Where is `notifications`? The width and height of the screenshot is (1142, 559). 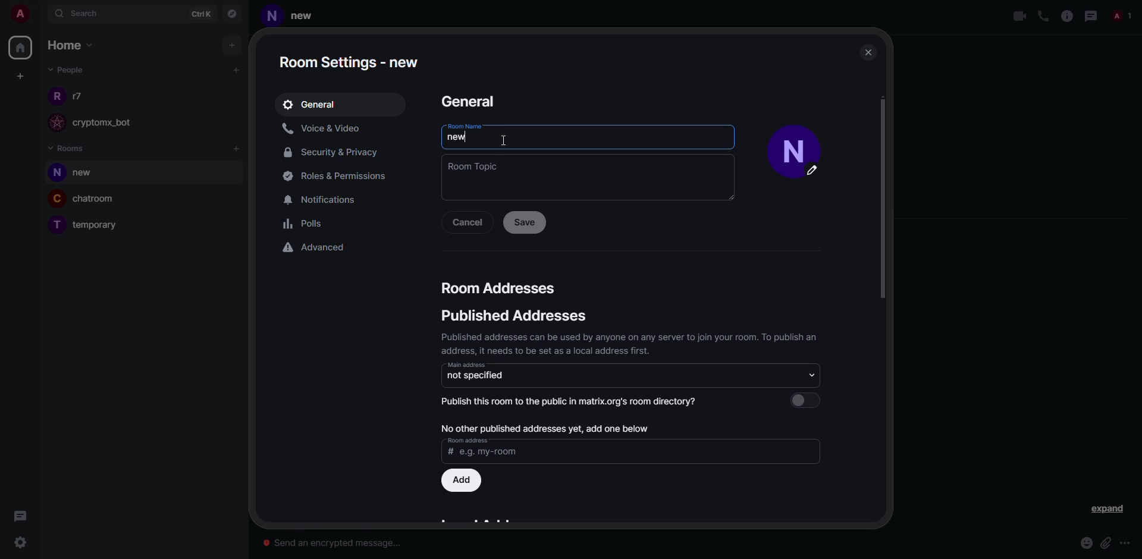 notifications is located at coordinates (327, 199).